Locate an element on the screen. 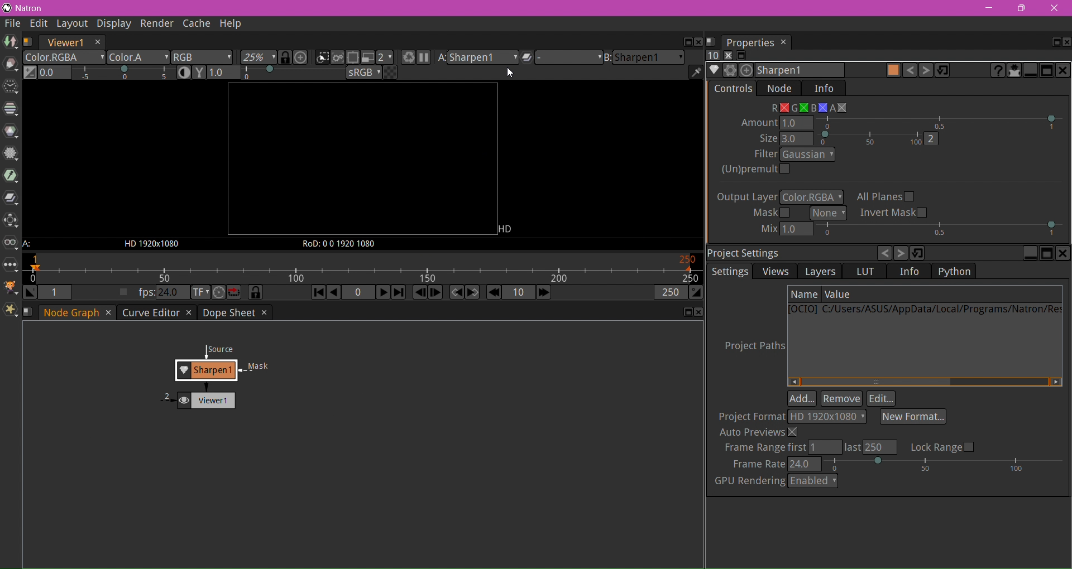  Layer is located at coordinates (64, 57).